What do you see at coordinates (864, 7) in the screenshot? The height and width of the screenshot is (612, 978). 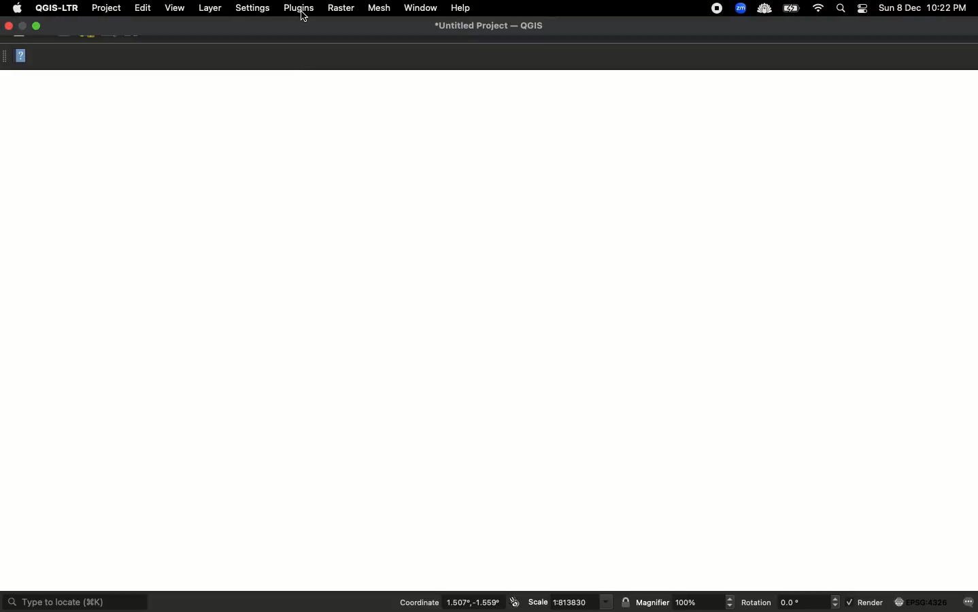 I see `Notification` at bounding box center [864, 7].